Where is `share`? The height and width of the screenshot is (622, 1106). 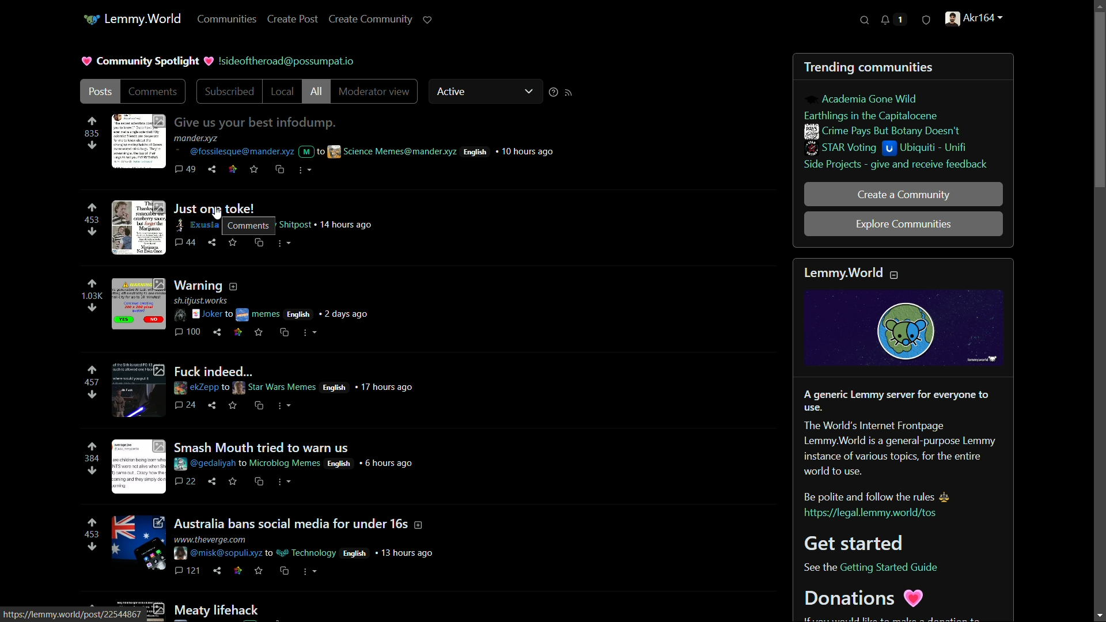 share is located at coordinates (218, 571).